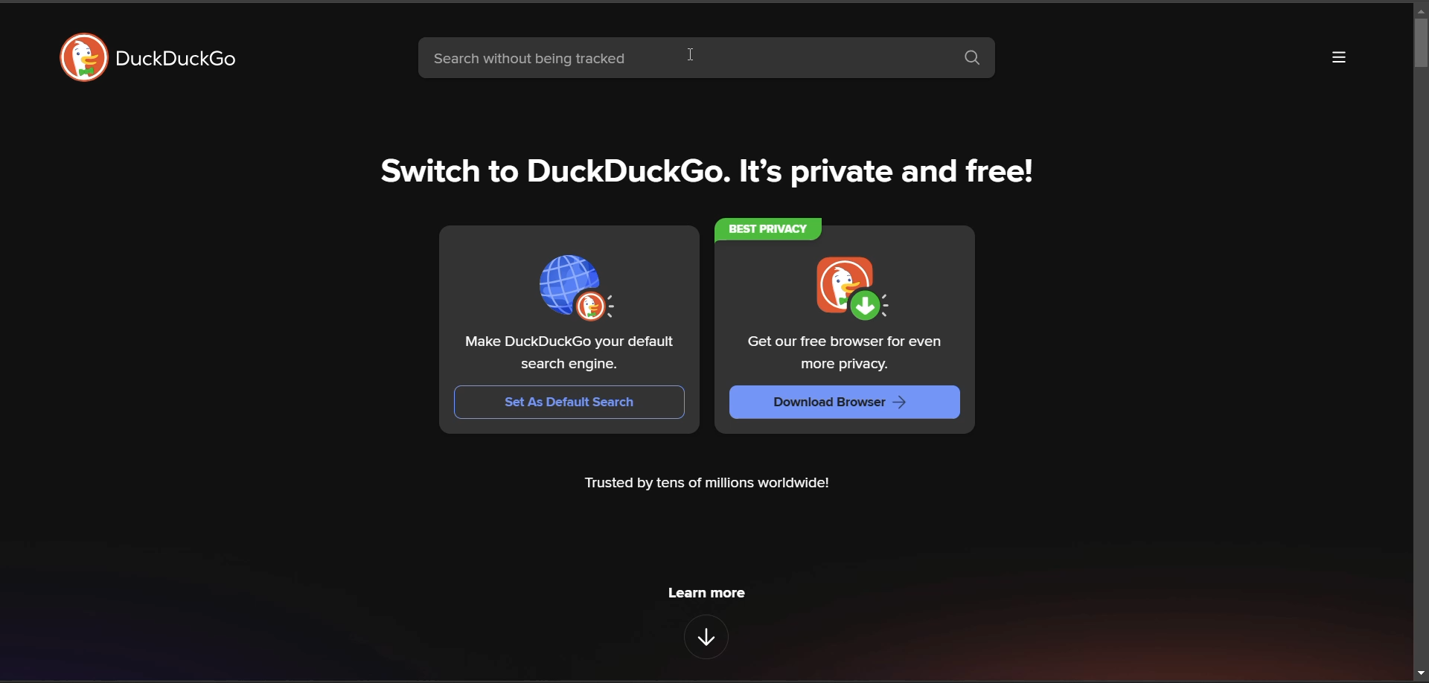 The height and width of the screenshot is (683, 1429). What do you see at coordinates (709, 175) in the screenshot?
I see `Switch to DuckDuckGo. It's private and free!` at bounding box center [709, 175].